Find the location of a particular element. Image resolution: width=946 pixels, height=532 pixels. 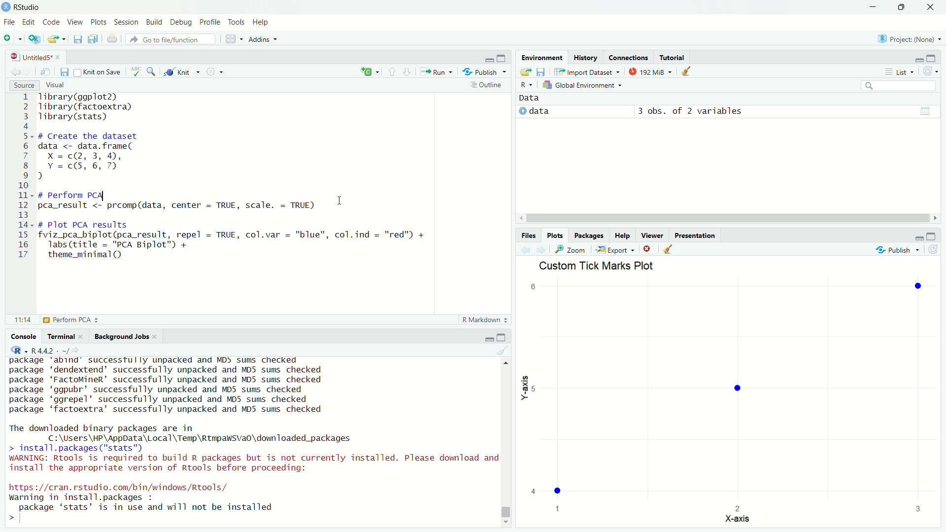

save all open documents is located at coordinates (95, 39).